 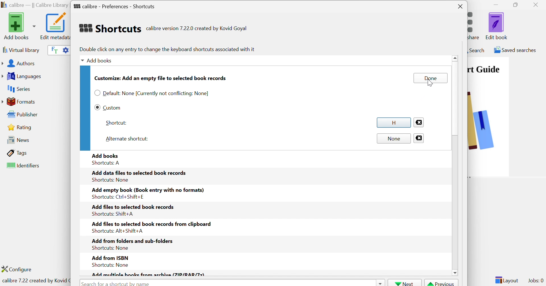 I want to click on Shortcuts: None, so click(x=108, y=265).